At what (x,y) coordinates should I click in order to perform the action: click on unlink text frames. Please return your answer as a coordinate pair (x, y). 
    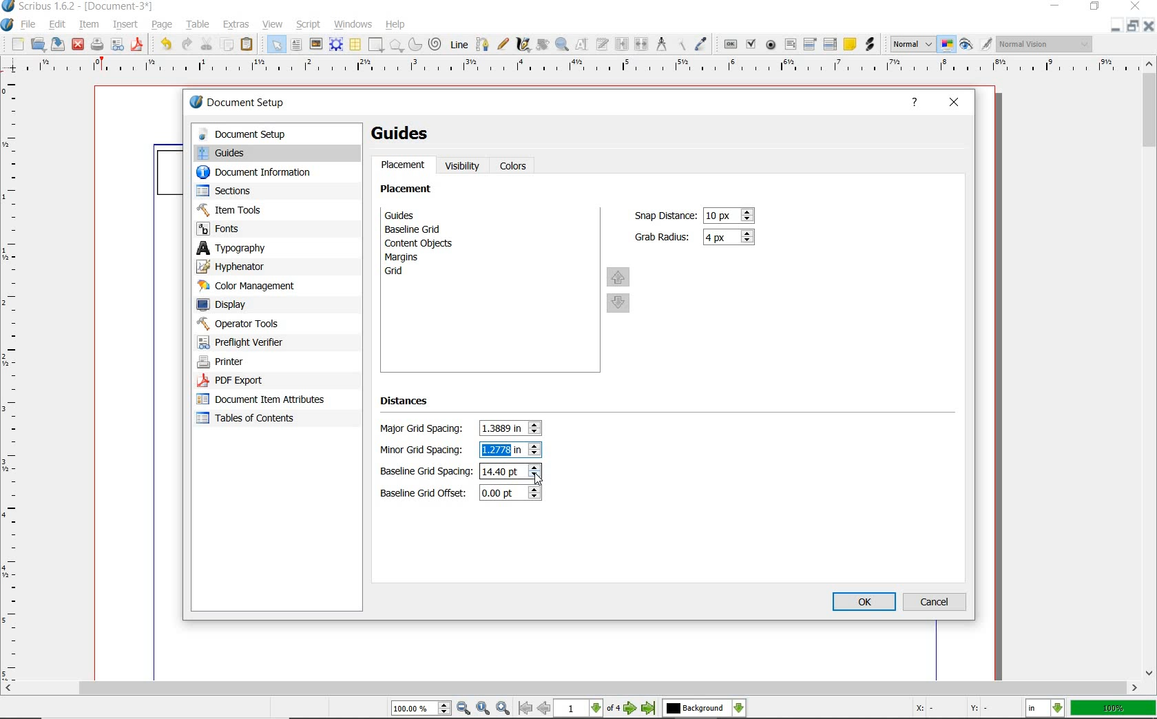
    Looking at the image, I should click on (640, 43).